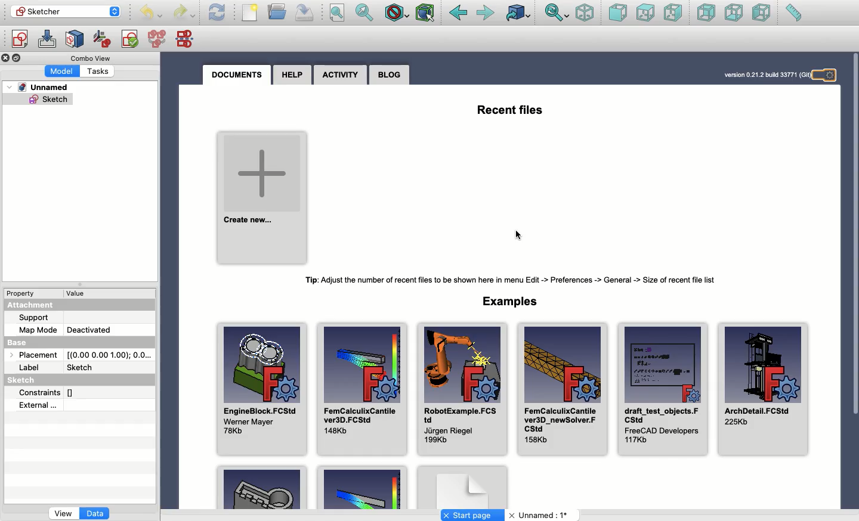  What do you see at coordinates (157, 39) in the screenshot?
I see `Merge sketches` at bounding box center [157, 39].